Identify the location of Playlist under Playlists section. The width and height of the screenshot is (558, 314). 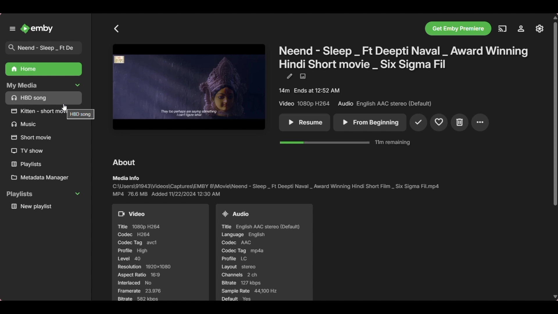
(44, 206).